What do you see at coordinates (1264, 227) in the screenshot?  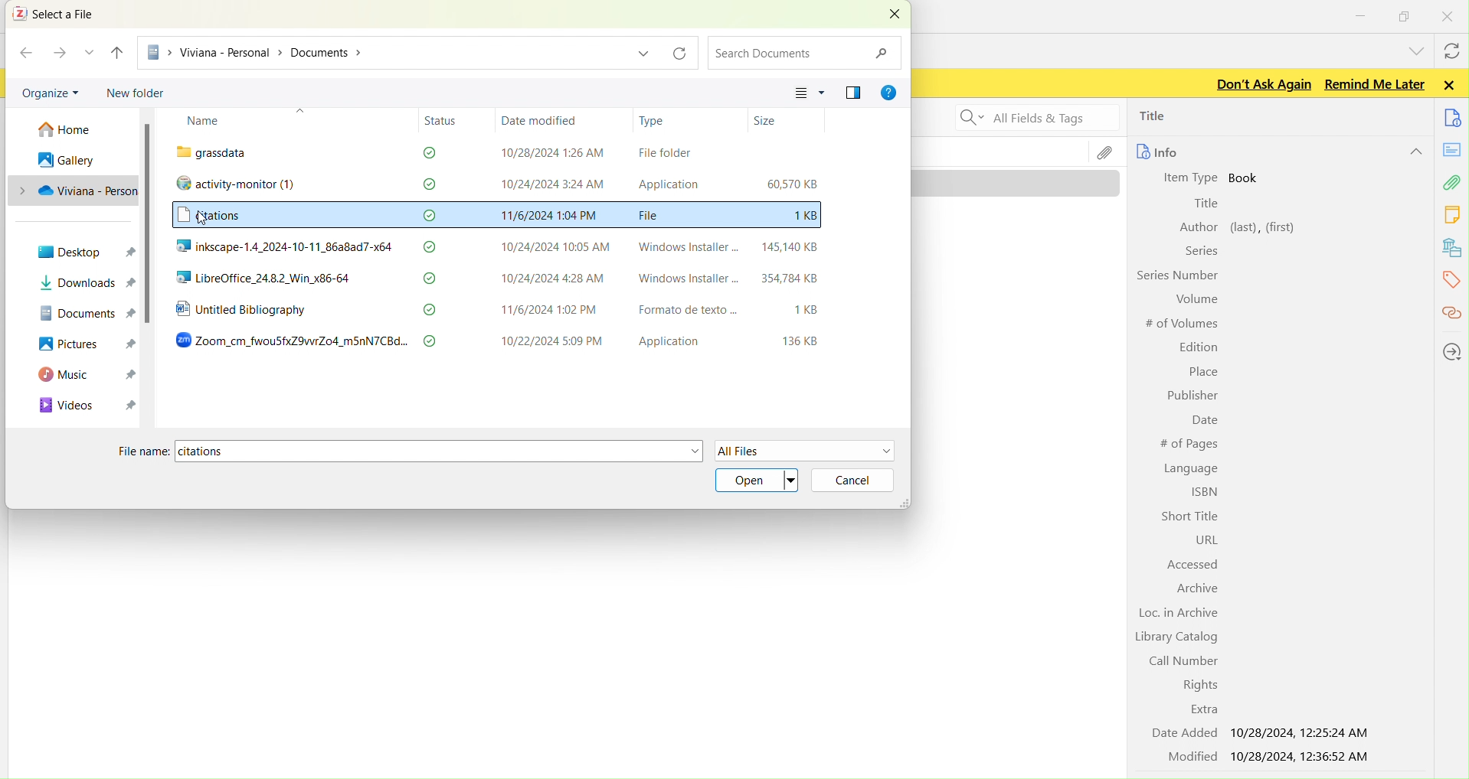 I see `left, first` at bounding box center [1264, 227].